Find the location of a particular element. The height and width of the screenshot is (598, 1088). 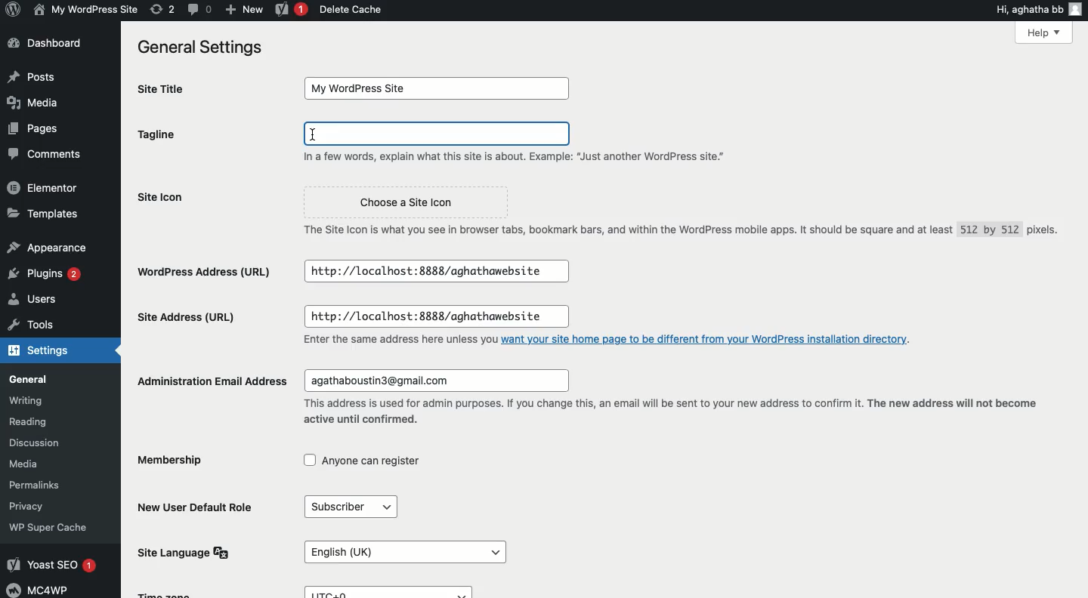

(2) Revisions is located at coordinates (160, 8).